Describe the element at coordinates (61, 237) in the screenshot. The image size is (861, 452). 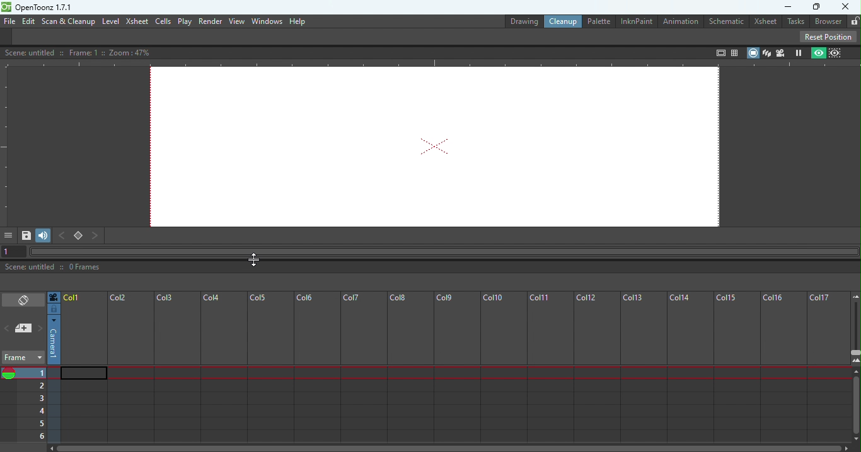
I see `Previous key` at that location.